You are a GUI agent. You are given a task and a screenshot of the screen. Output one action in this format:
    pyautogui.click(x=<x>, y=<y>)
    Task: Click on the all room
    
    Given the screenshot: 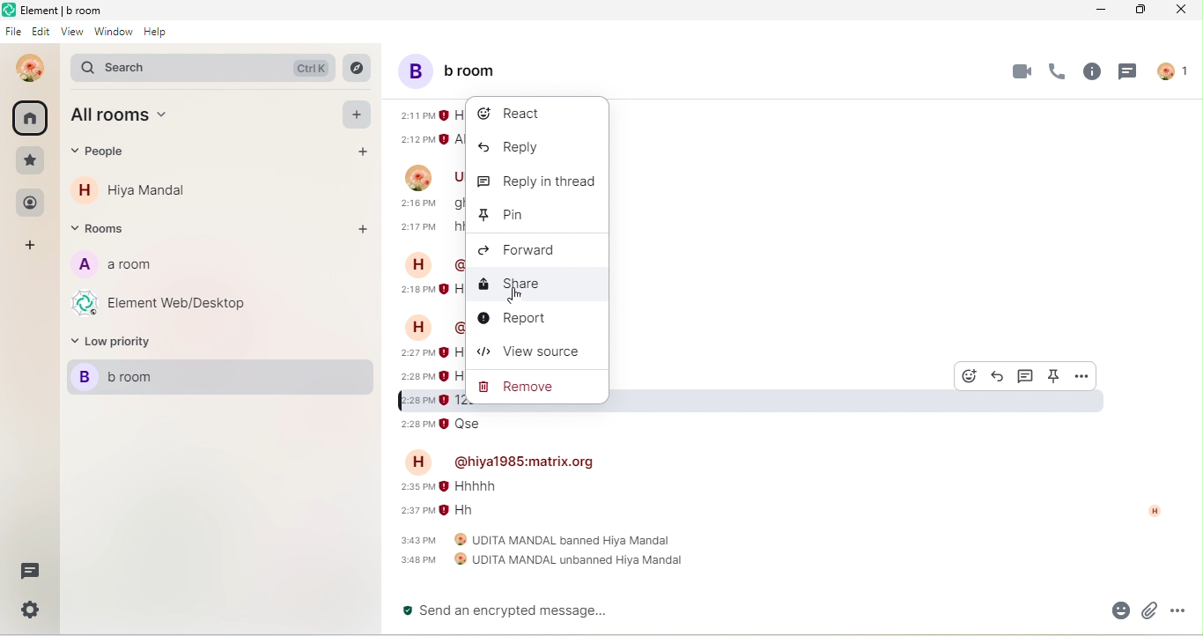 What is the action you would take?
    pyautogui.click(x=31, y=118)
    